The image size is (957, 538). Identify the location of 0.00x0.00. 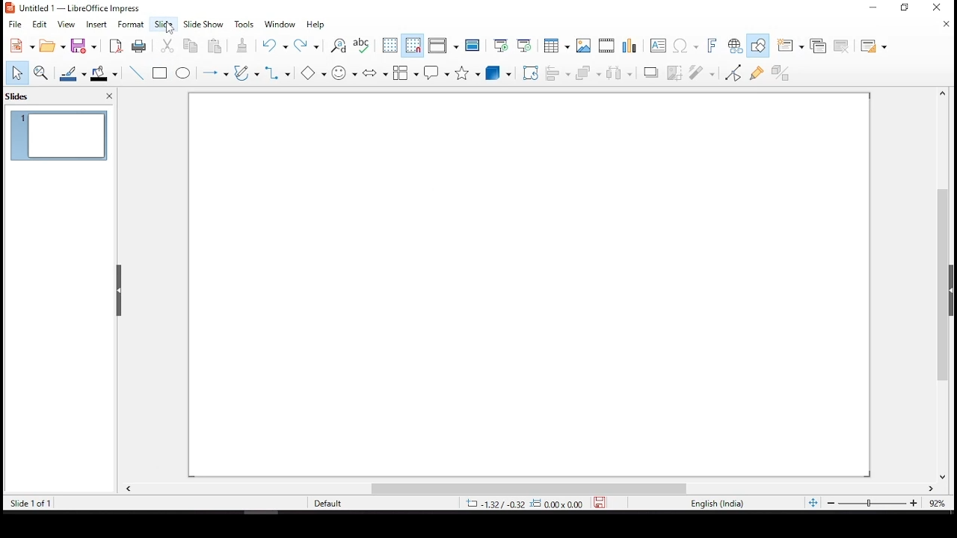
(560, 504).